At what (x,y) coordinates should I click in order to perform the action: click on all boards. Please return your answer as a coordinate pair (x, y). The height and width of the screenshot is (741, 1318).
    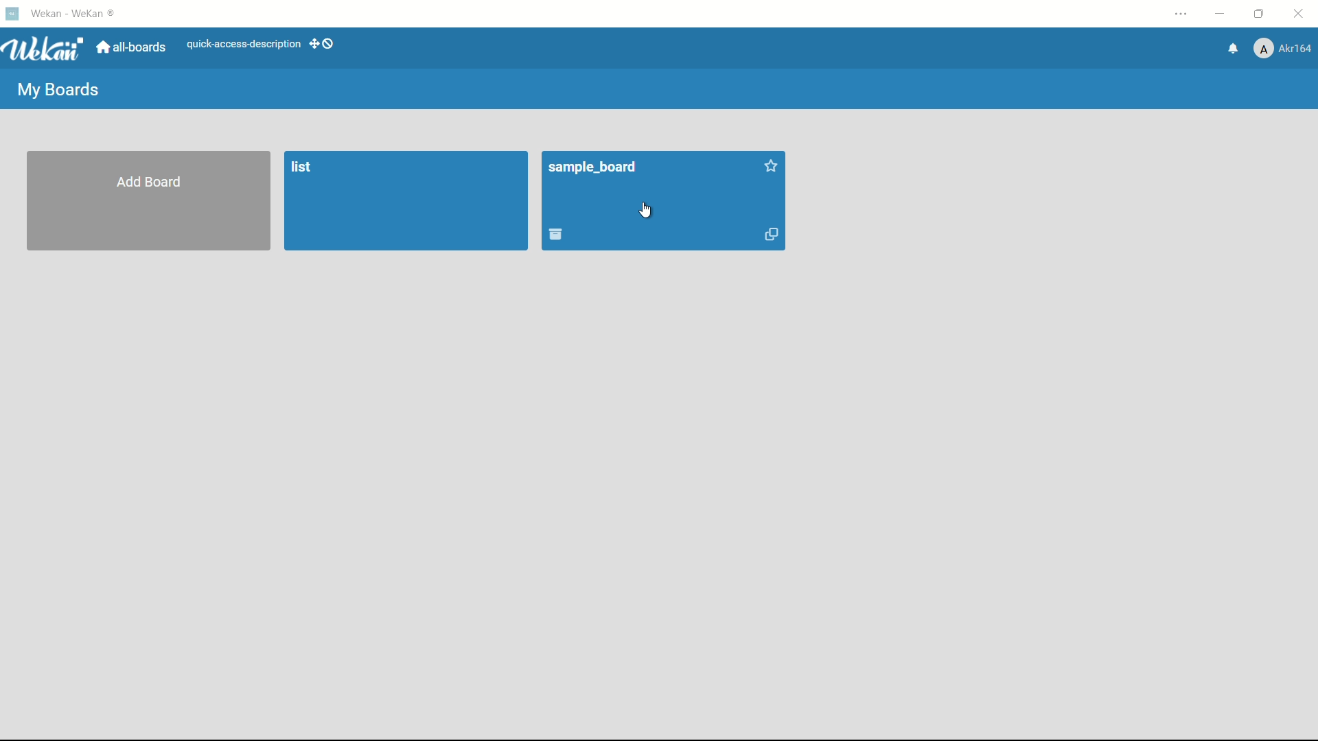
    Looking at the image, I should click on (132, 47).